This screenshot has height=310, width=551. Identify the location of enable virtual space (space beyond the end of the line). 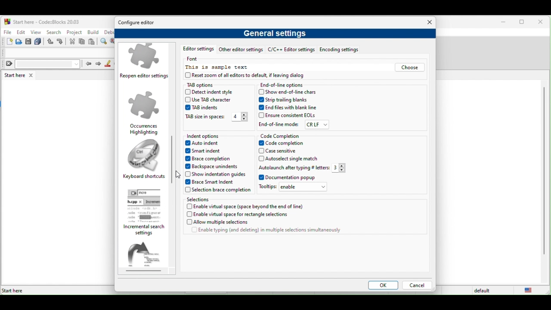
(247, 206).